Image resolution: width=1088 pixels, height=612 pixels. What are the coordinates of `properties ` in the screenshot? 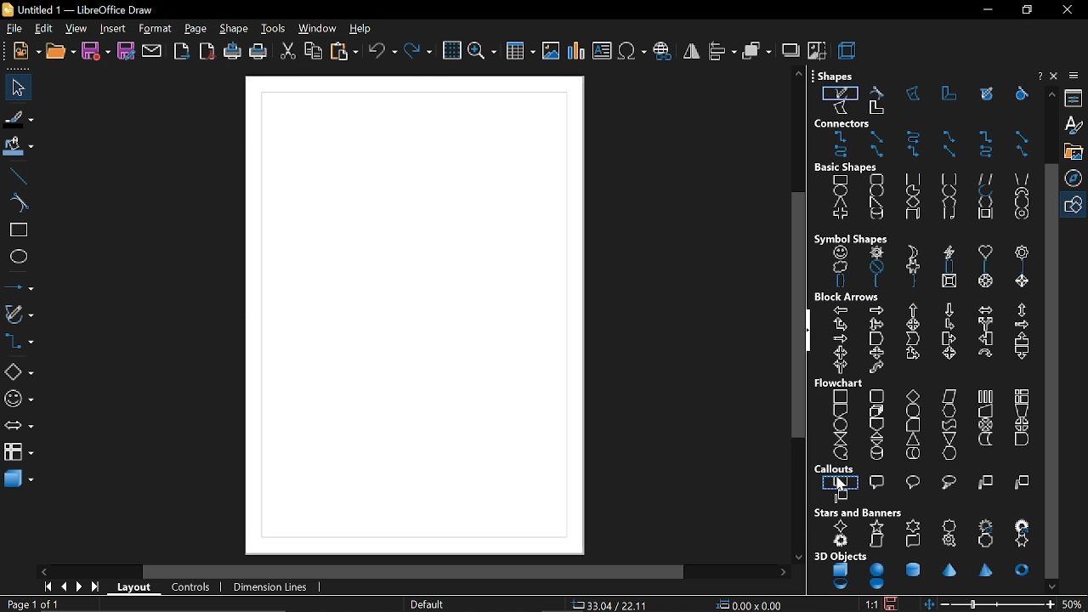 It's located at (1075, 99).